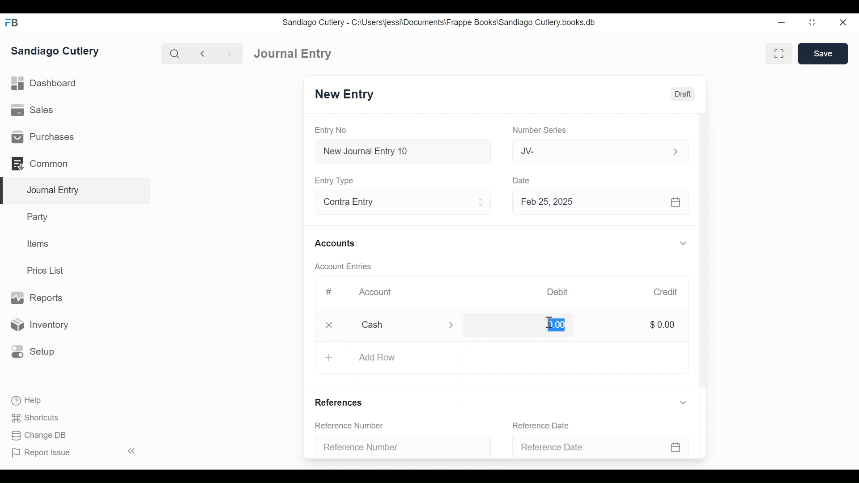 The height and width of the screenshot is (483, 859). I want to click on Change DB, so click(36, 435).